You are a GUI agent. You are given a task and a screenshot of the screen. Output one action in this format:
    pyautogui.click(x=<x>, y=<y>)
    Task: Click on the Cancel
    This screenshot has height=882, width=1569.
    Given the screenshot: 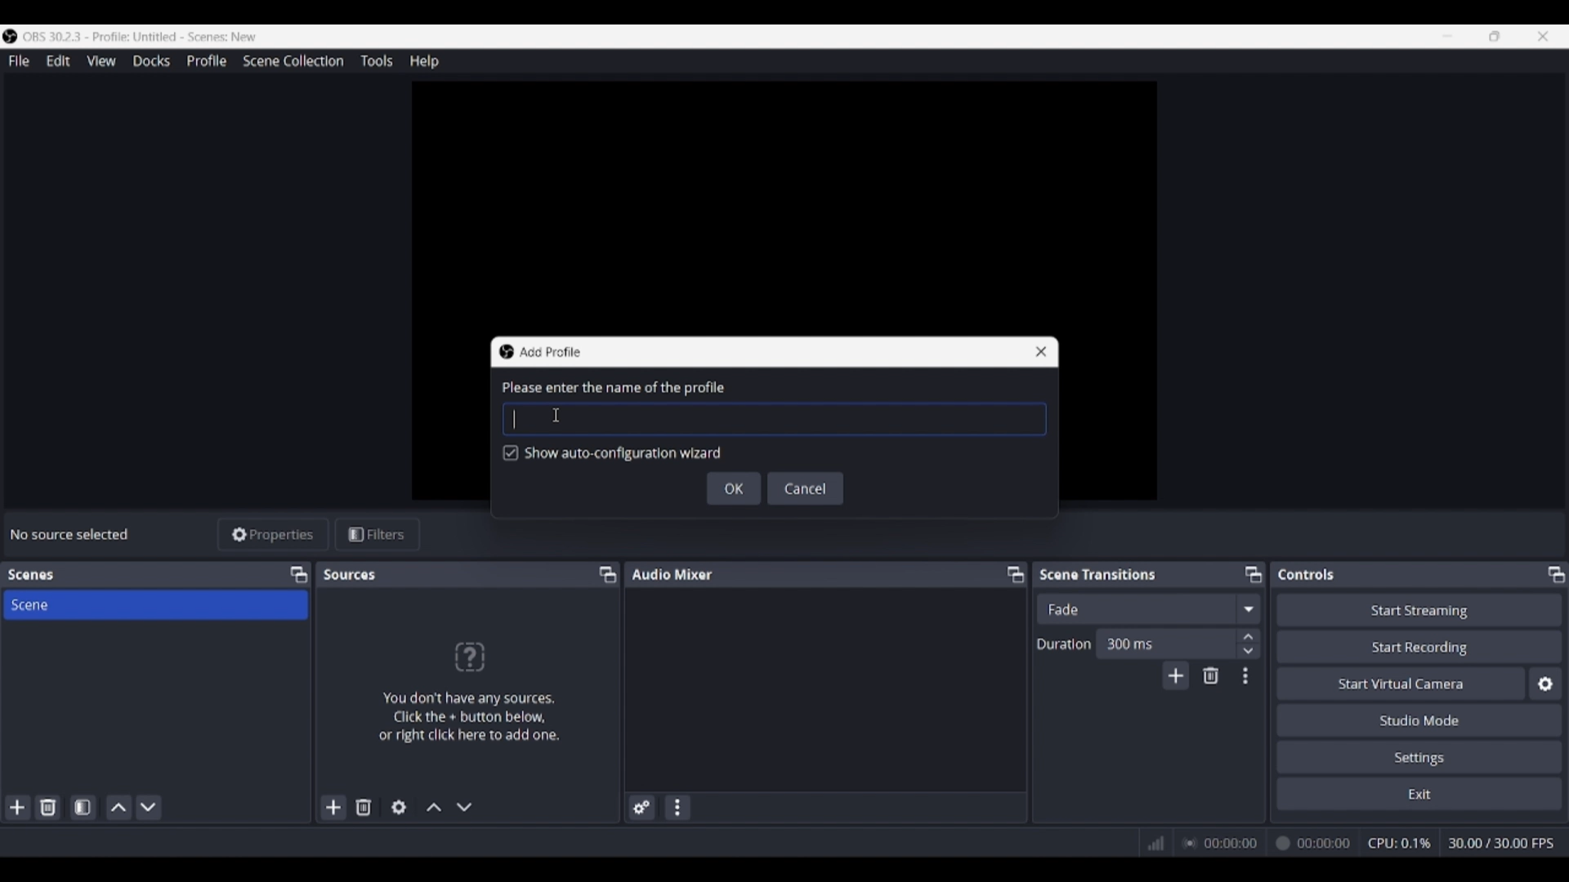 What is the action you would take?
    pyautogui.click(x=807, y=488)
    